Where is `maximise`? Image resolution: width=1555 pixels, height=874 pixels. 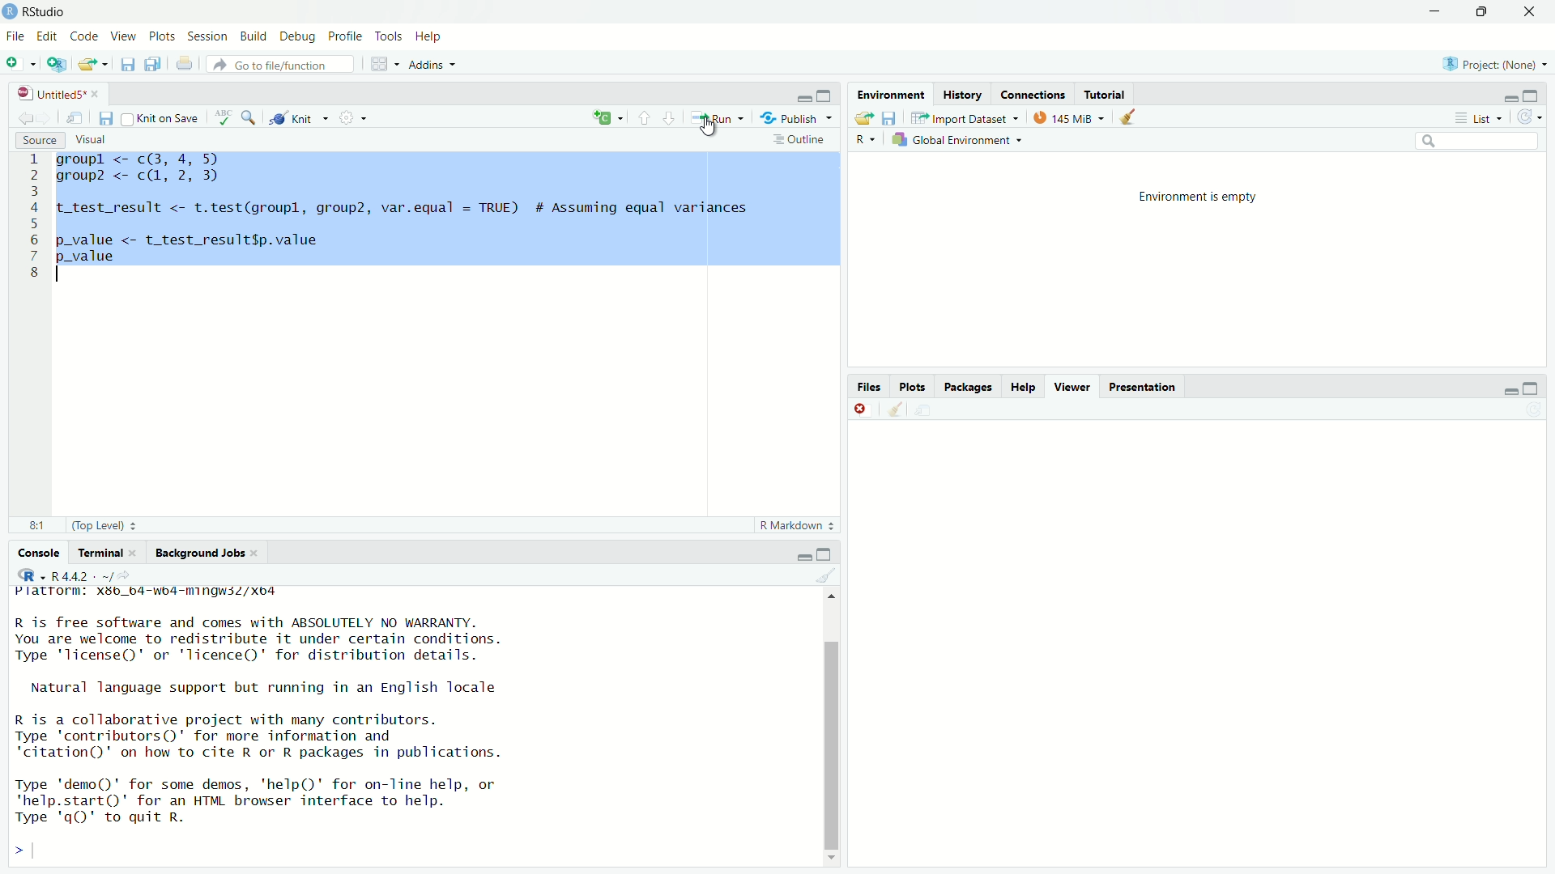
maximise is located at coordinates (828, 554).